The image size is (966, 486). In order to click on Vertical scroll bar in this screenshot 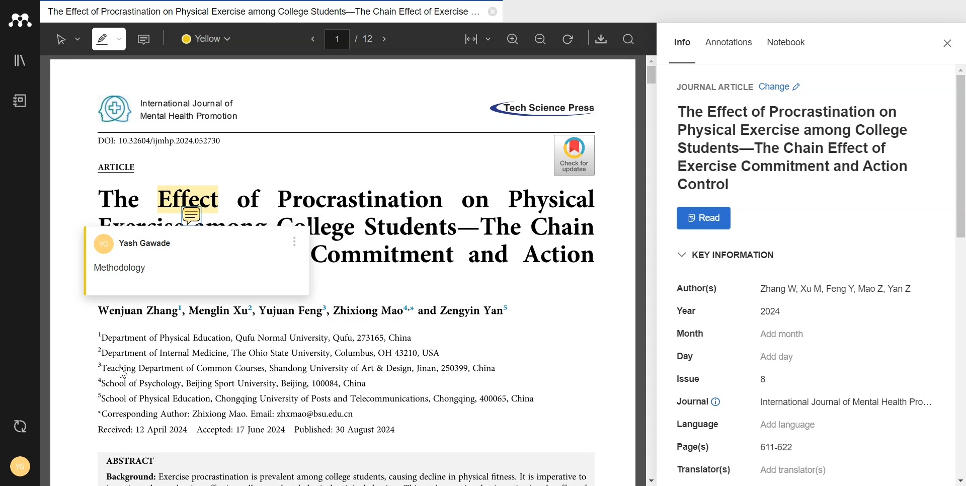, I will do `click(960, 274)`.